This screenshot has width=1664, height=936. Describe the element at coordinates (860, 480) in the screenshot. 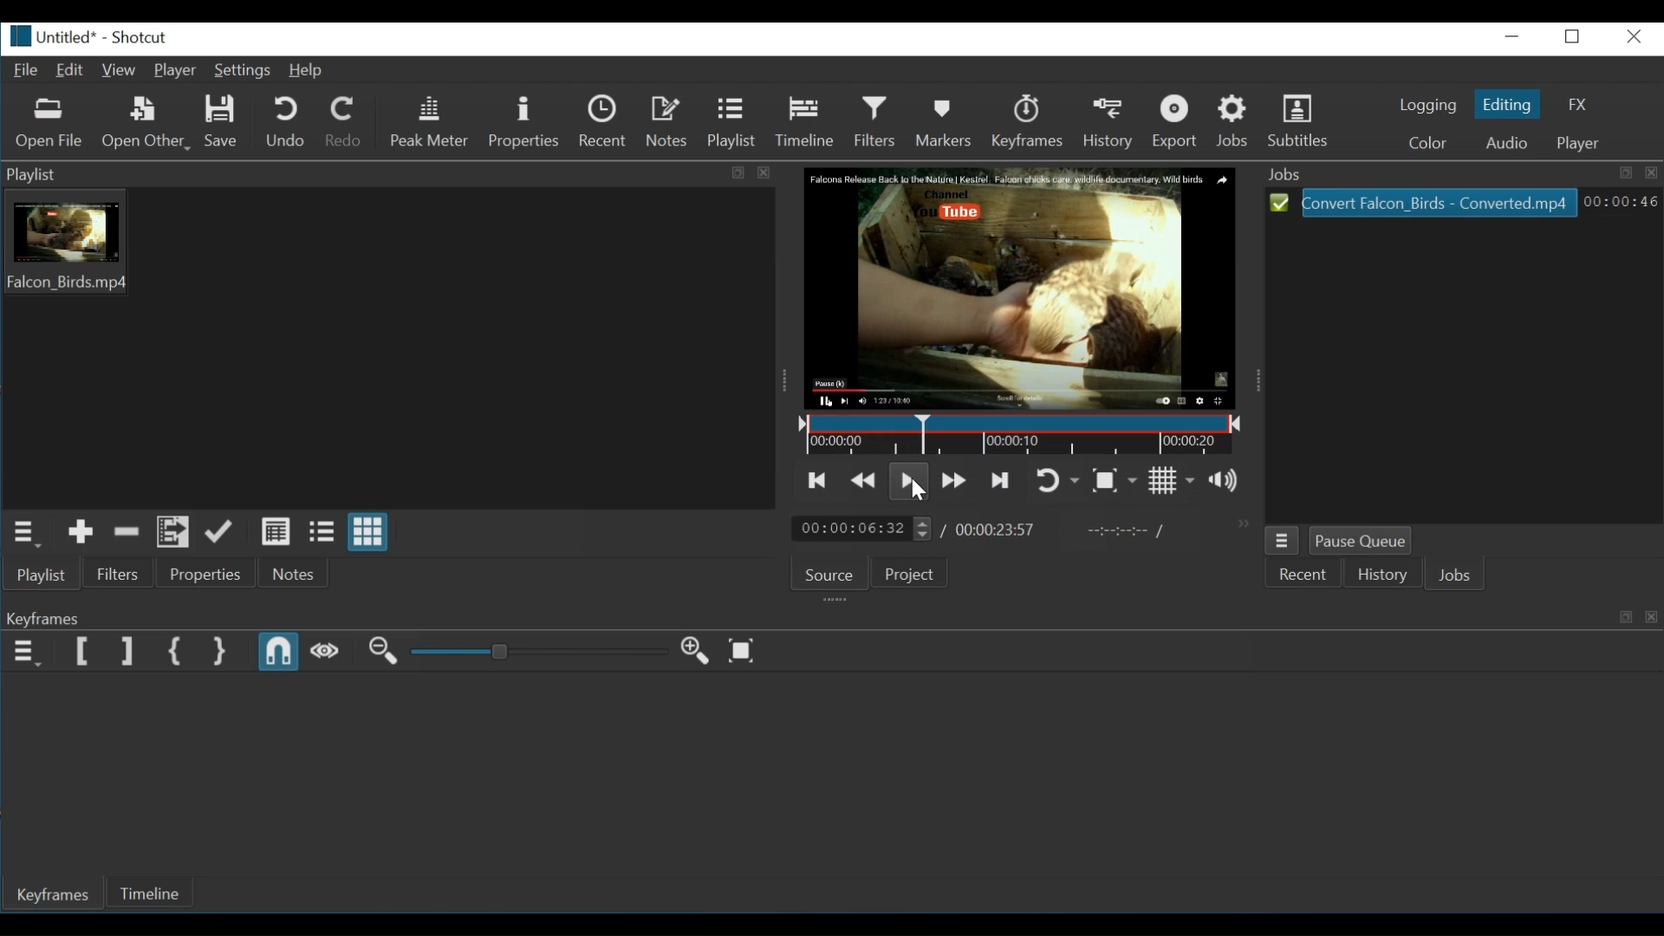

I see `Play quickly backwards` at that location.